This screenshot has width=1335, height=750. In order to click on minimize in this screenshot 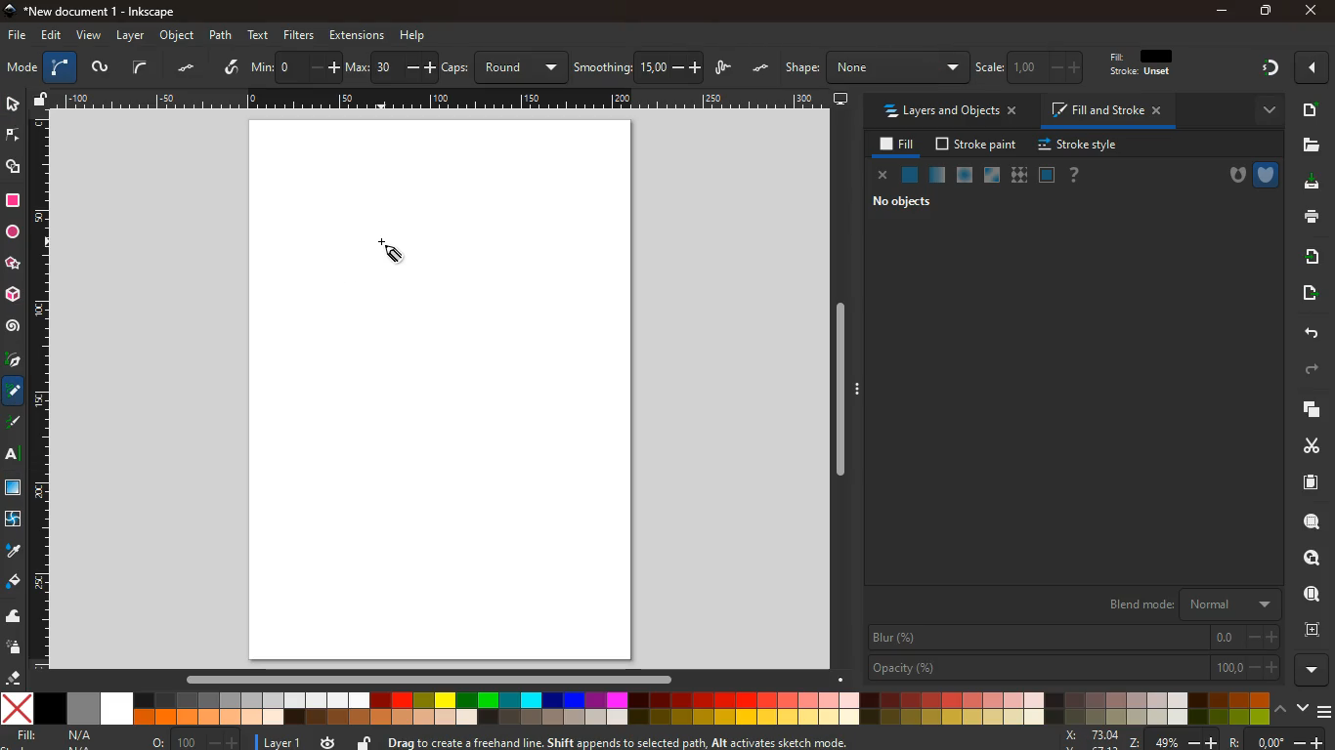, I will do `click(1224, 12)`.